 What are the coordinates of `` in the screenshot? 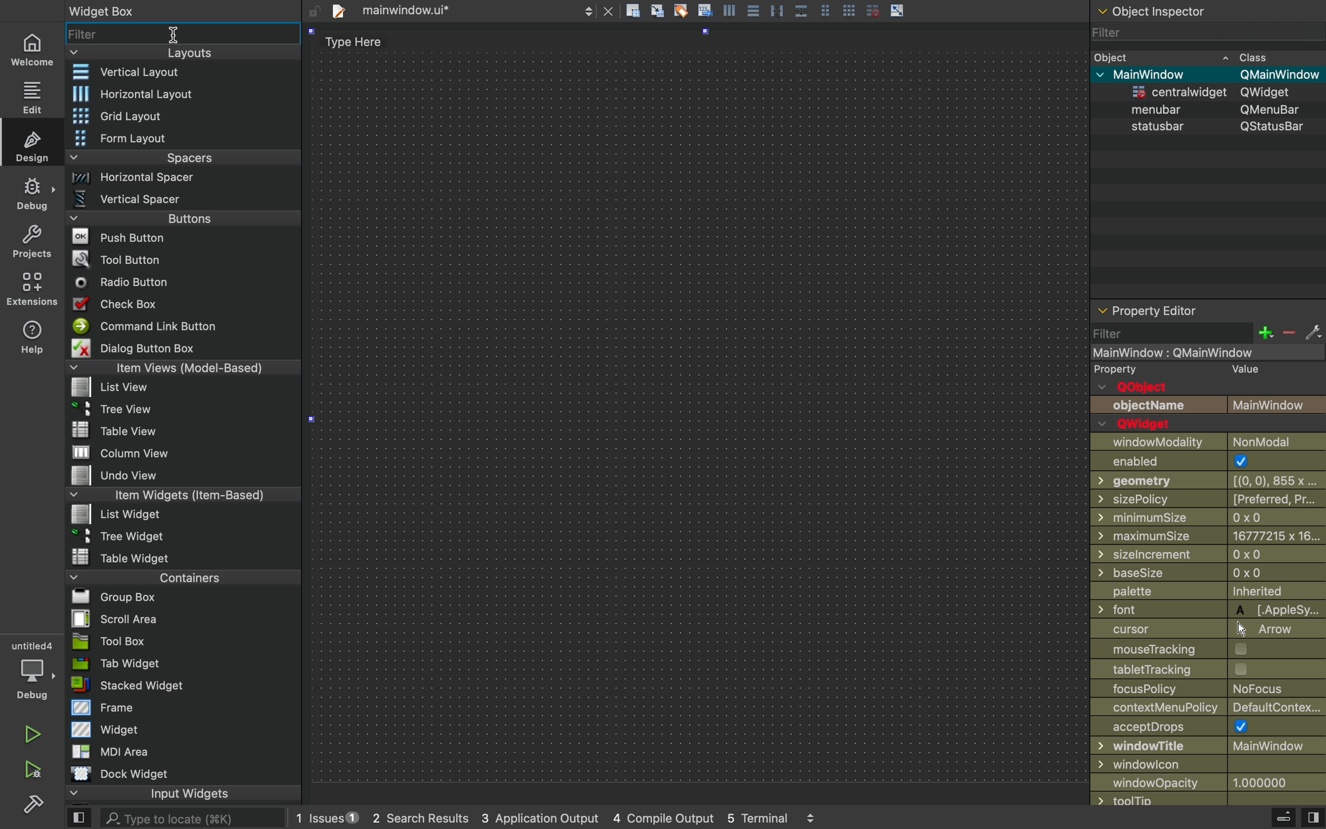 It's located at (1208, 611).